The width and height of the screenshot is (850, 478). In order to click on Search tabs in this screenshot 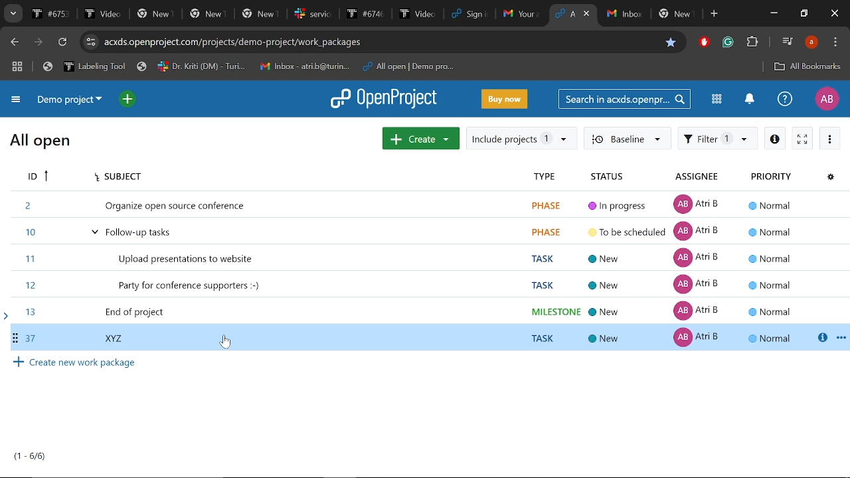, I will do `click(564, 13)`.